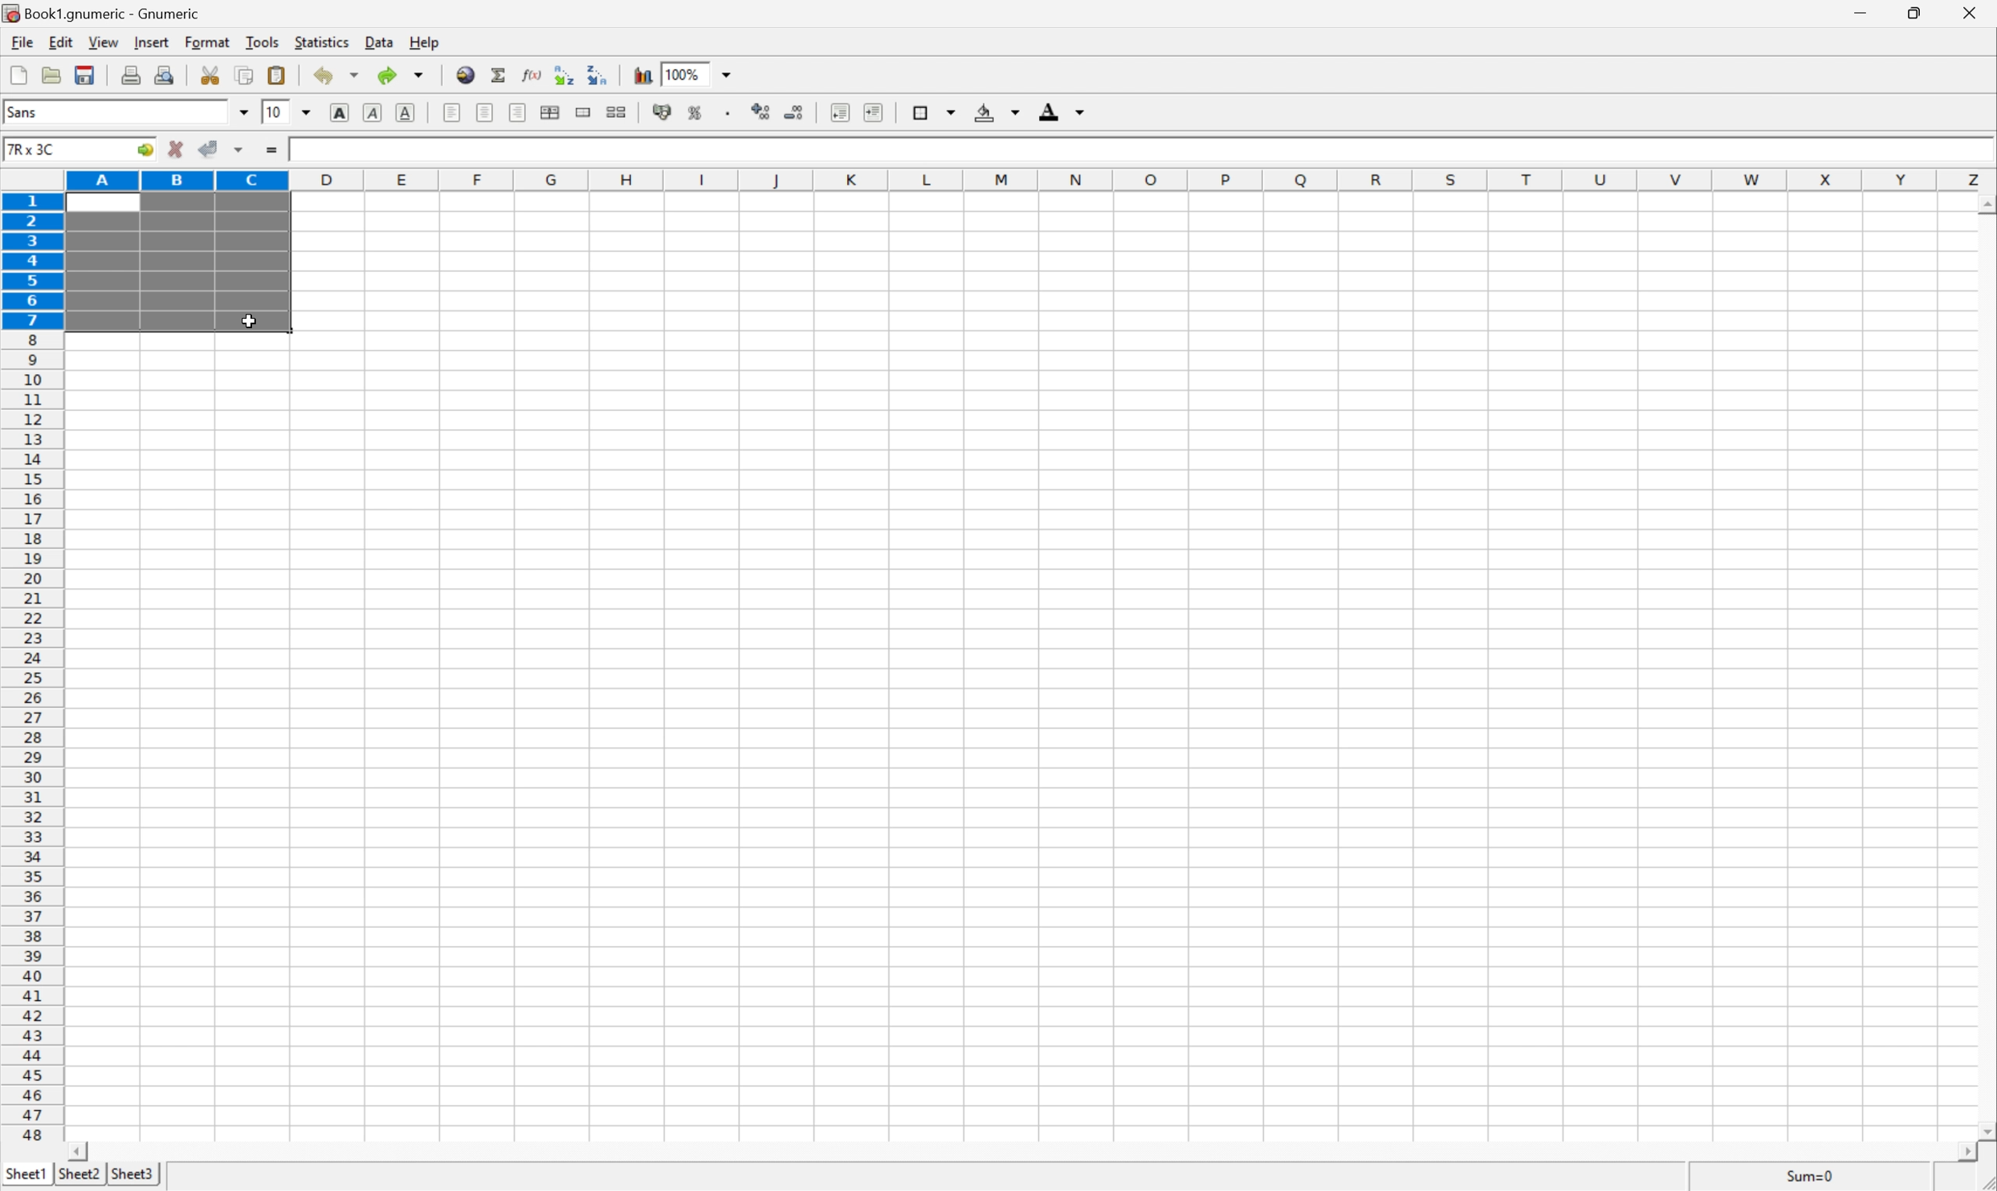 The width and height of the screenshot is (1997, 1191). I want to click on Sort the selected region in descending order based on the first column selected, so click(598, 75).